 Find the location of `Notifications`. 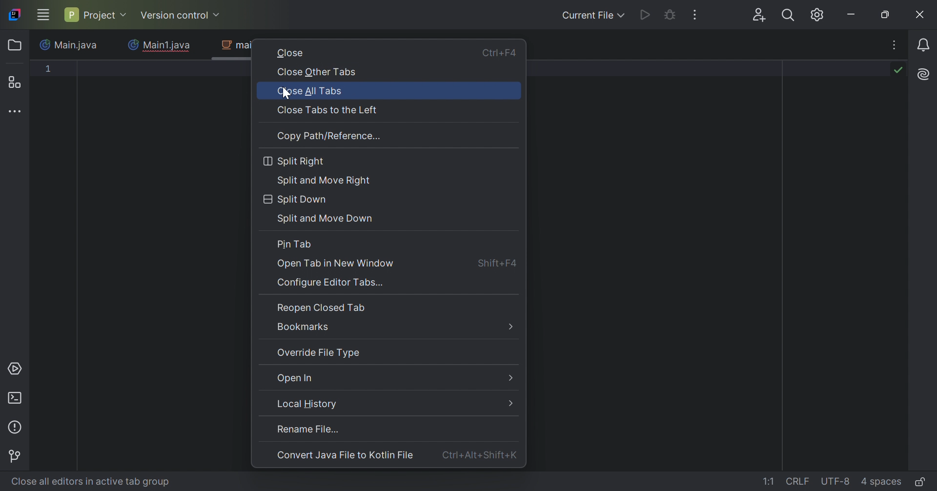

Notifications is located at coordinates (926, 45).